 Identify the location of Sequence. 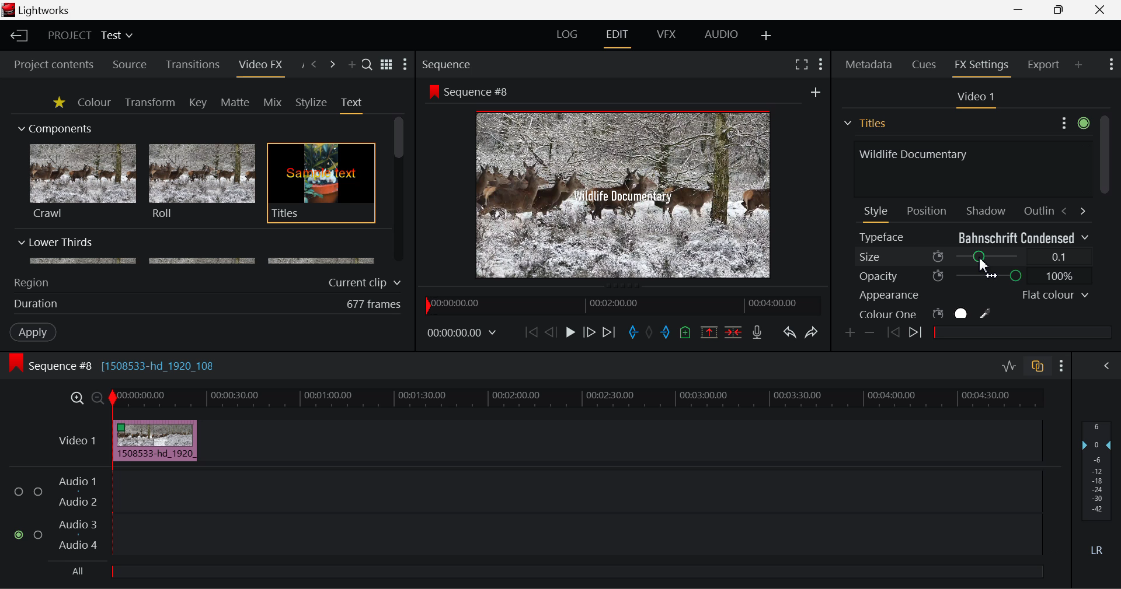
(445, 65).